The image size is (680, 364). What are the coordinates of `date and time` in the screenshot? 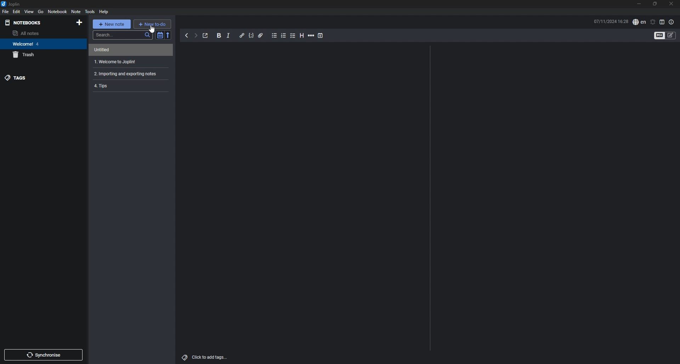 It's located at (611, 22).